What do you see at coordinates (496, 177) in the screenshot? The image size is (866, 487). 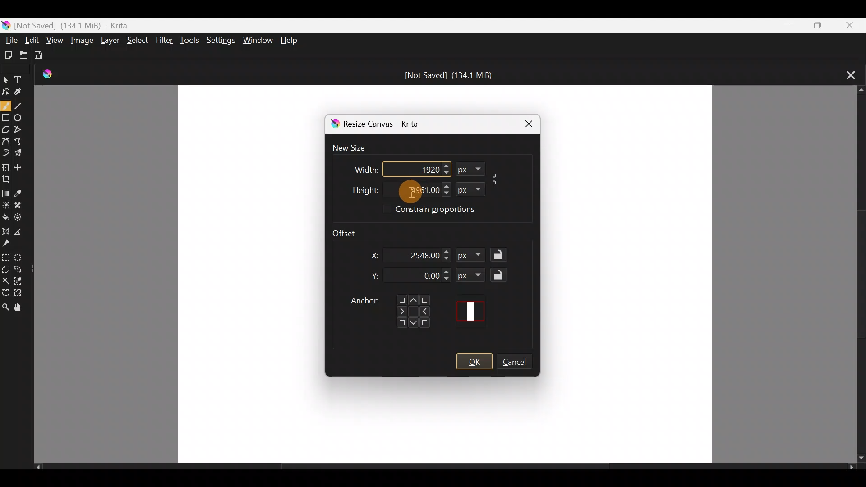 I see `Constrain proportions` at bounding box center [496, 177].